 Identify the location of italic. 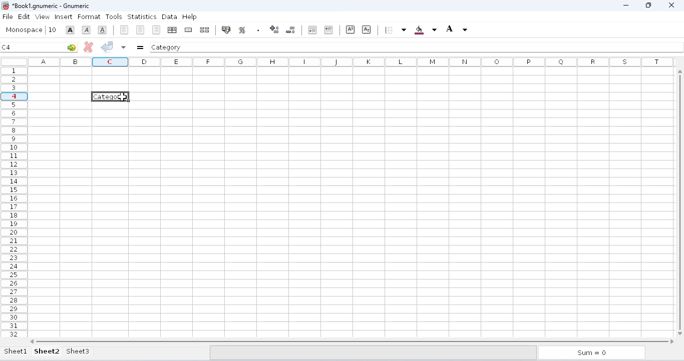
(86, 30).